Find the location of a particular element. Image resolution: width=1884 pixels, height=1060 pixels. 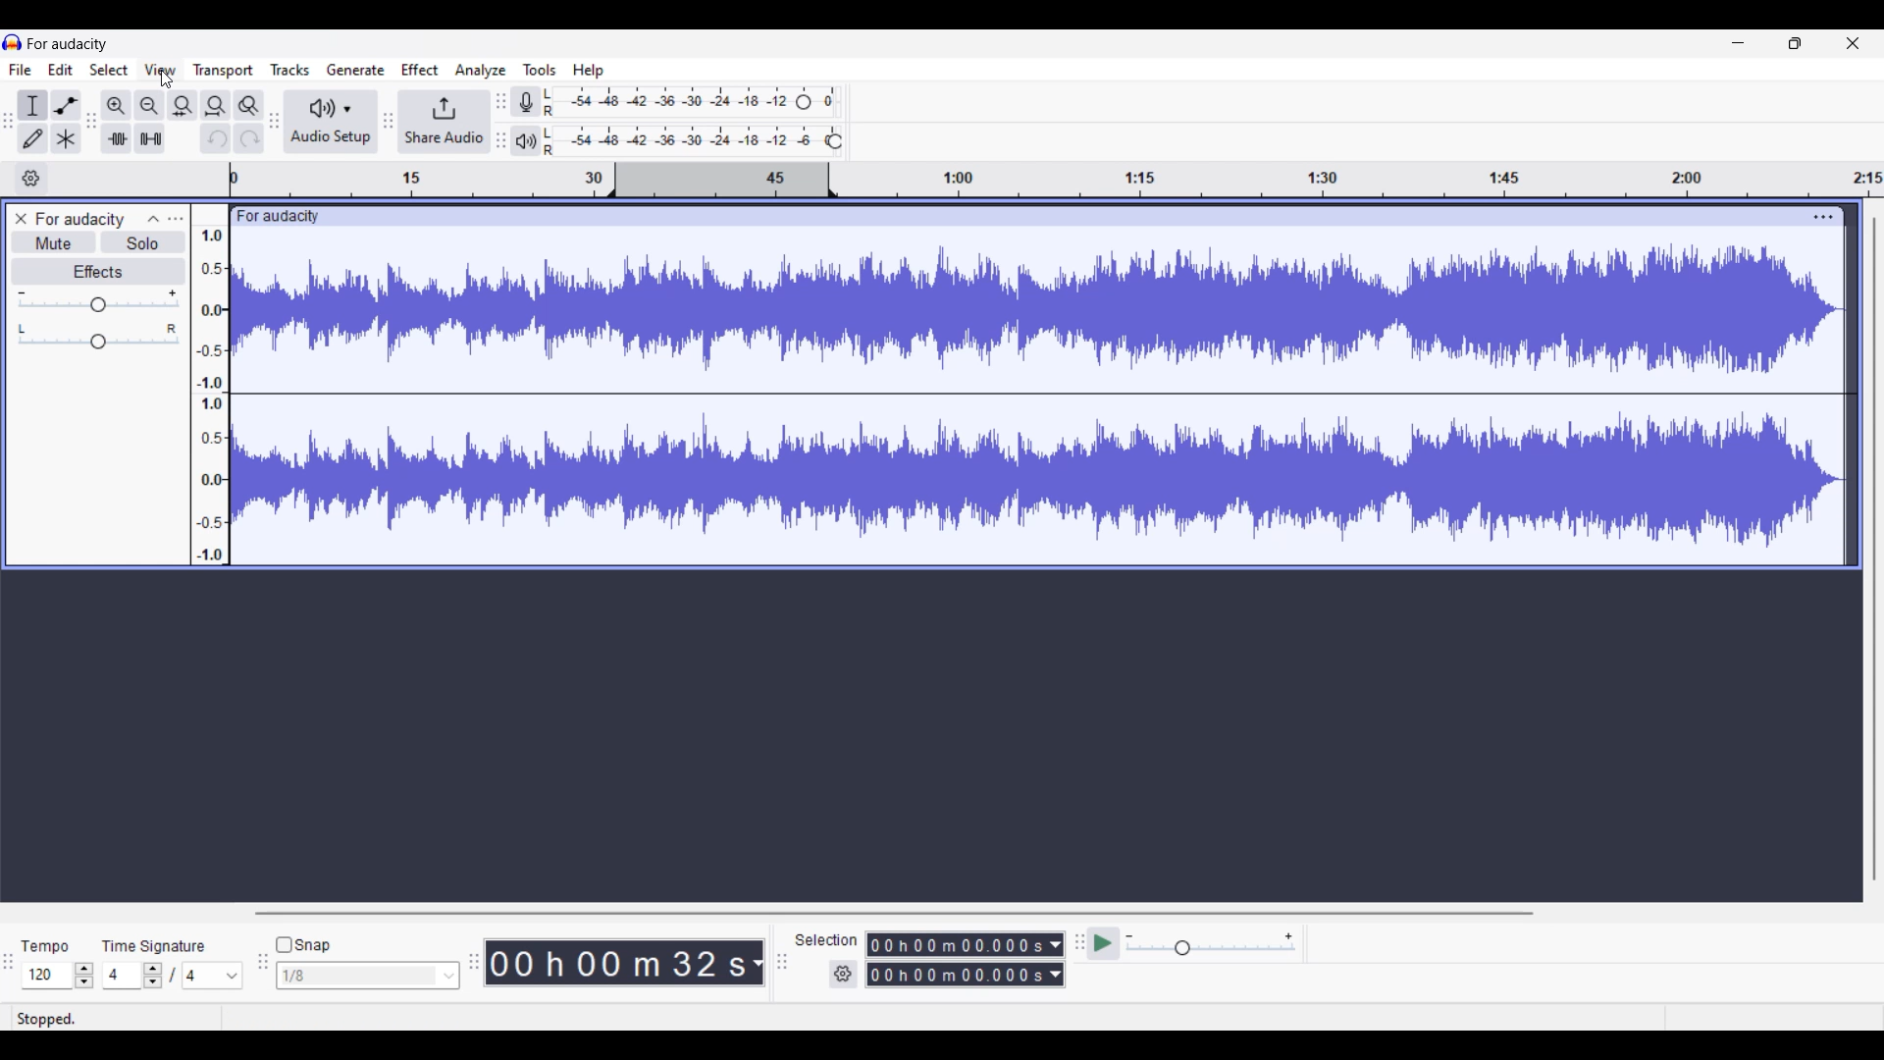

For audacity is located at coordinates (68, 44).